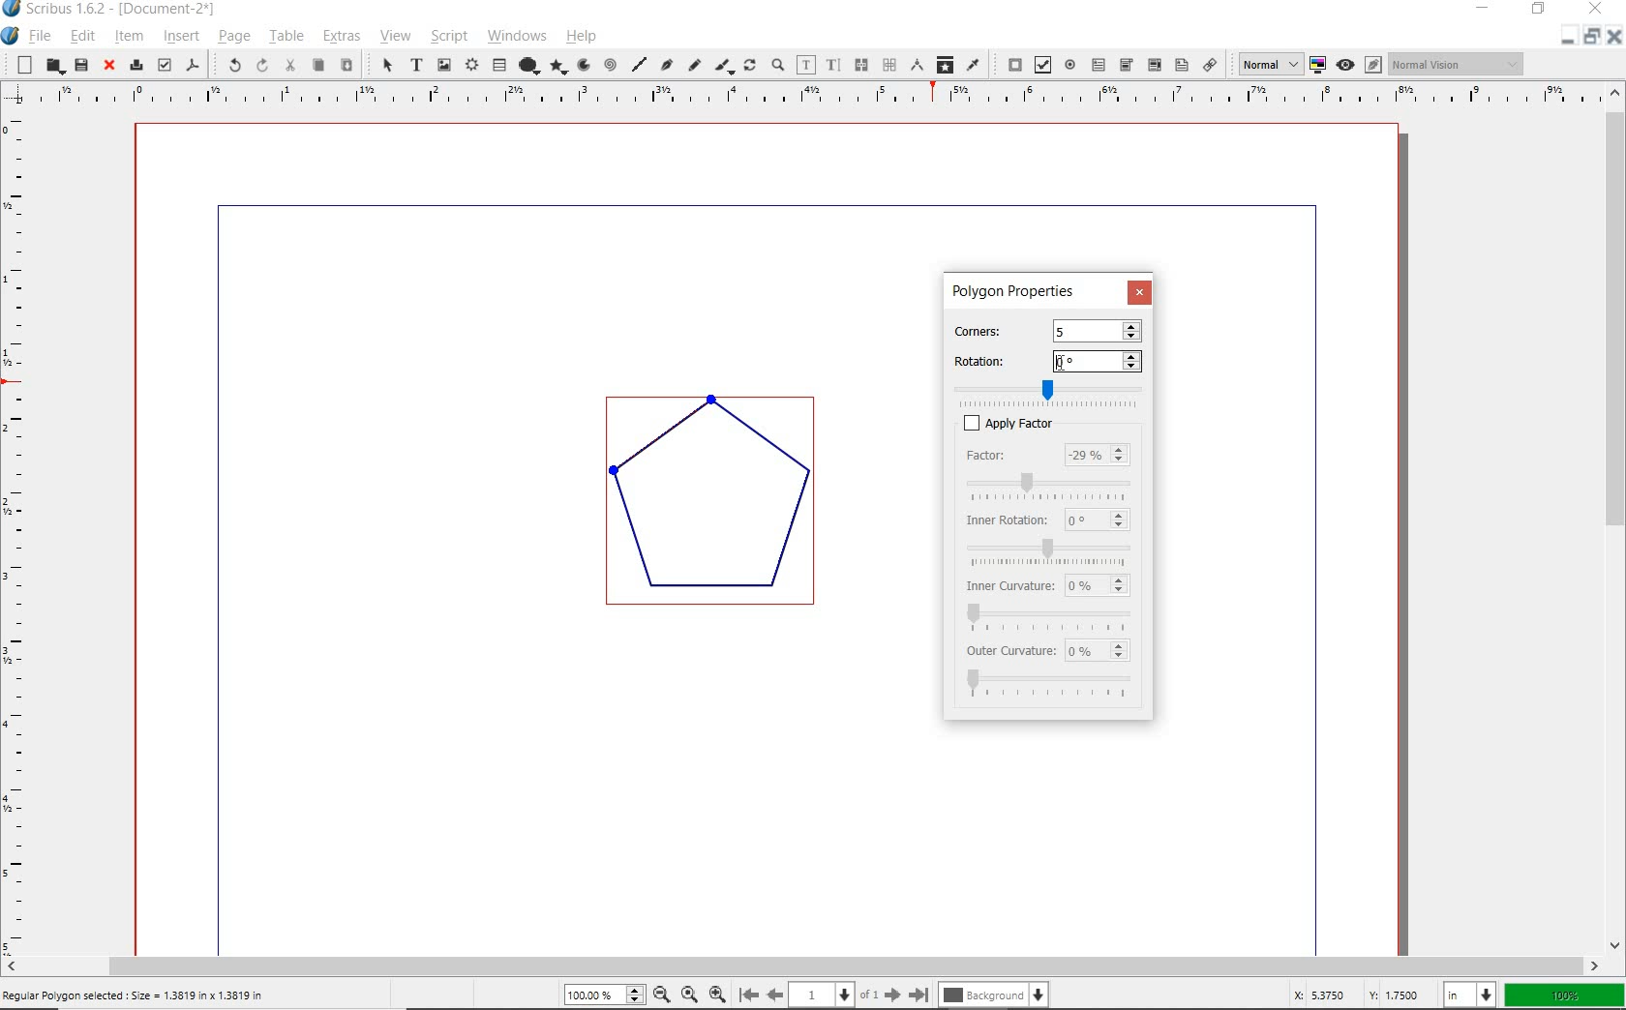 The height and width of the screenshot is (1010, 1626). I want to click on restore, so click(1540, 11).